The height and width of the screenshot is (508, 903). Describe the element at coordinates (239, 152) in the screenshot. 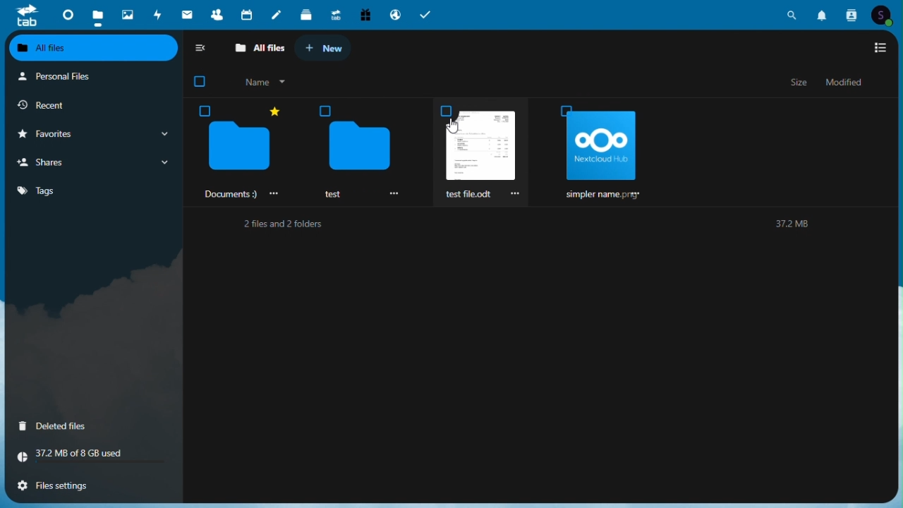

I see `‘Documents :)` at that location.